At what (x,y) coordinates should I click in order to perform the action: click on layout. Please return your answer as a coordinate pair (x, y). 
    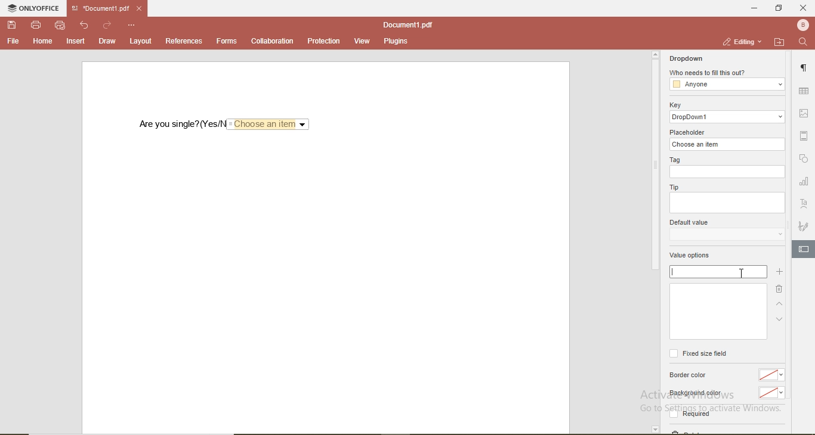
    Looking at the image, I should click on (139, 41).